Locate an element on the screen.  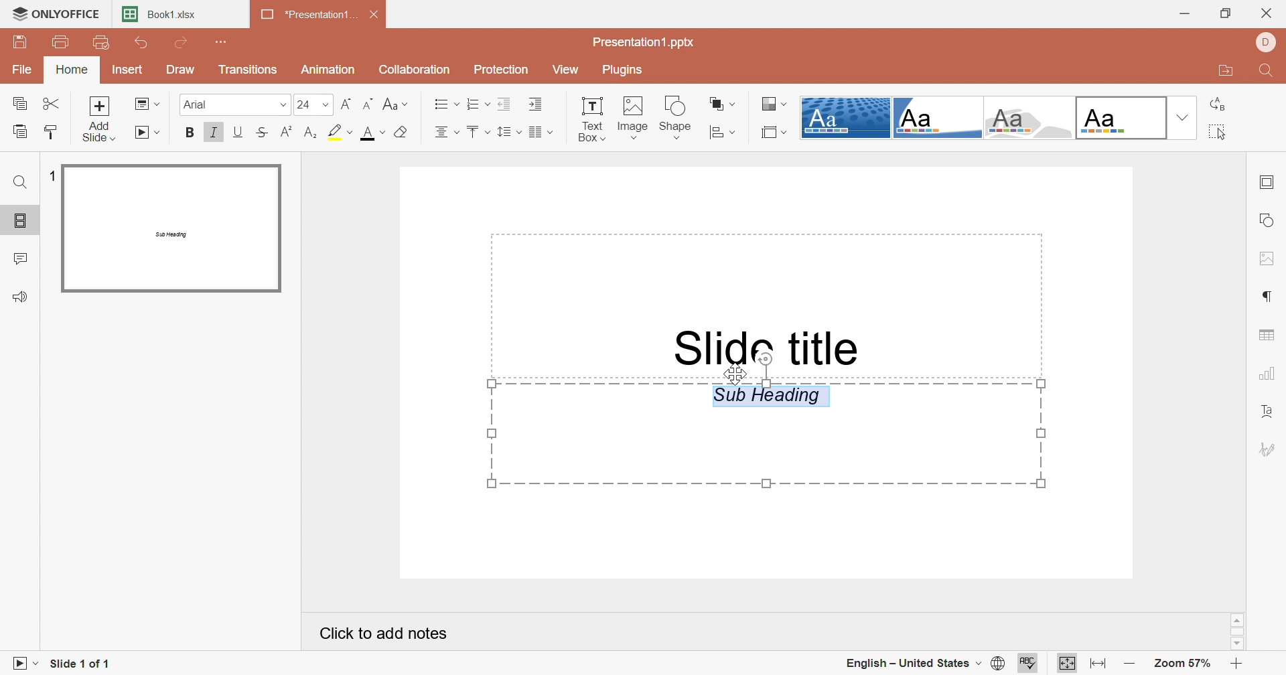
Decrease Indent is located at coordinates (505, 103).